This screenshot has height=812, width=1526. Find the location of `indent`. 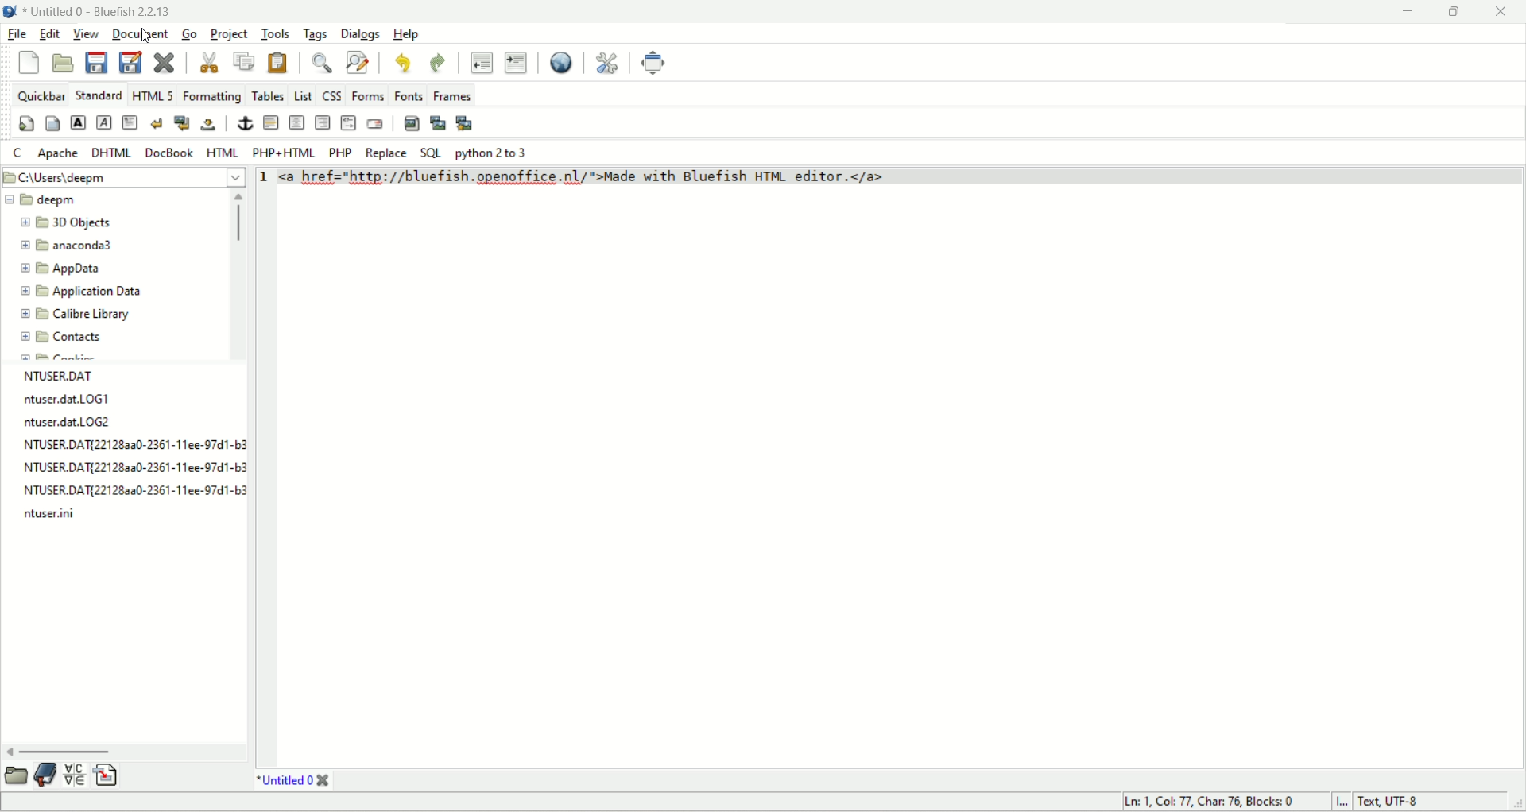

indent is located at coordinates (517, 63).